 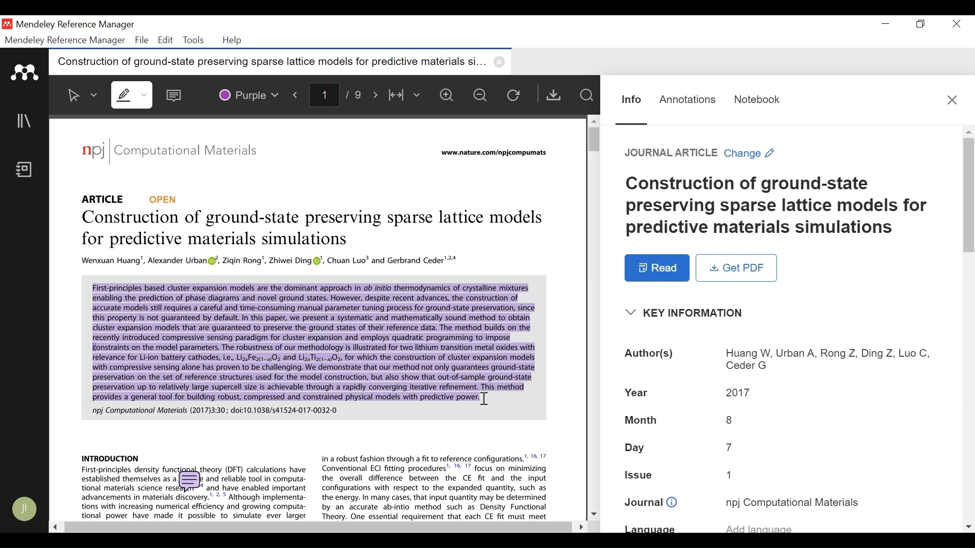 I want to click on Next Page, so click(x=377, y=93).